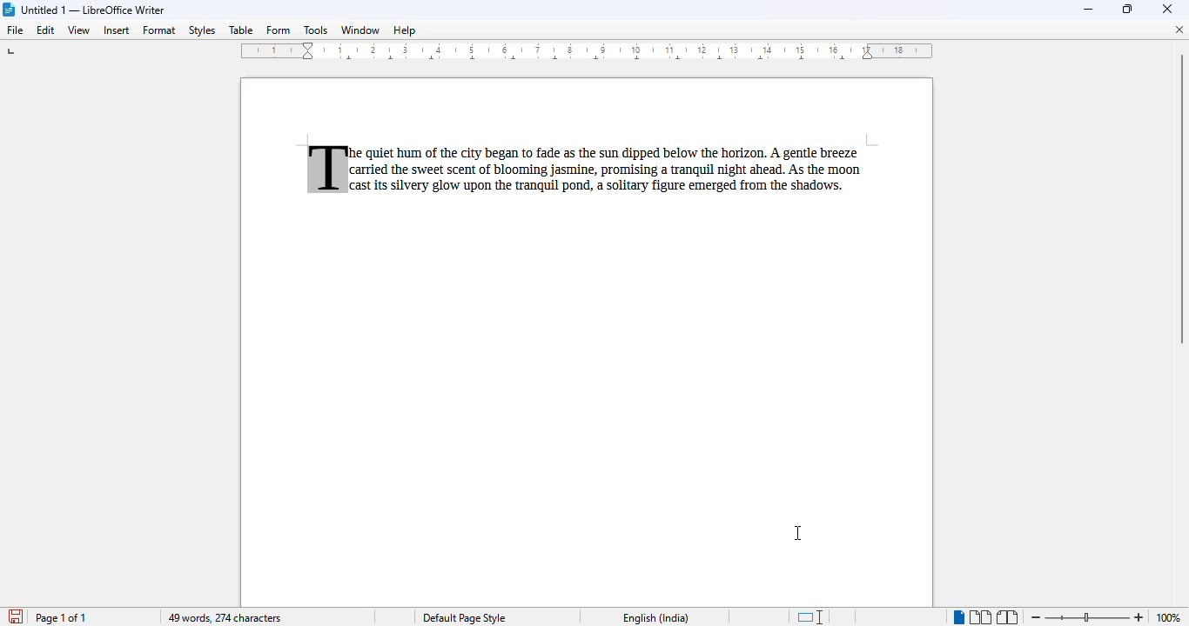 This screenshot has height=626, width=1189. What do you see at coordinates (1167, 8) in the screenshot?
I see `close` at bounding box center [1167, 8].